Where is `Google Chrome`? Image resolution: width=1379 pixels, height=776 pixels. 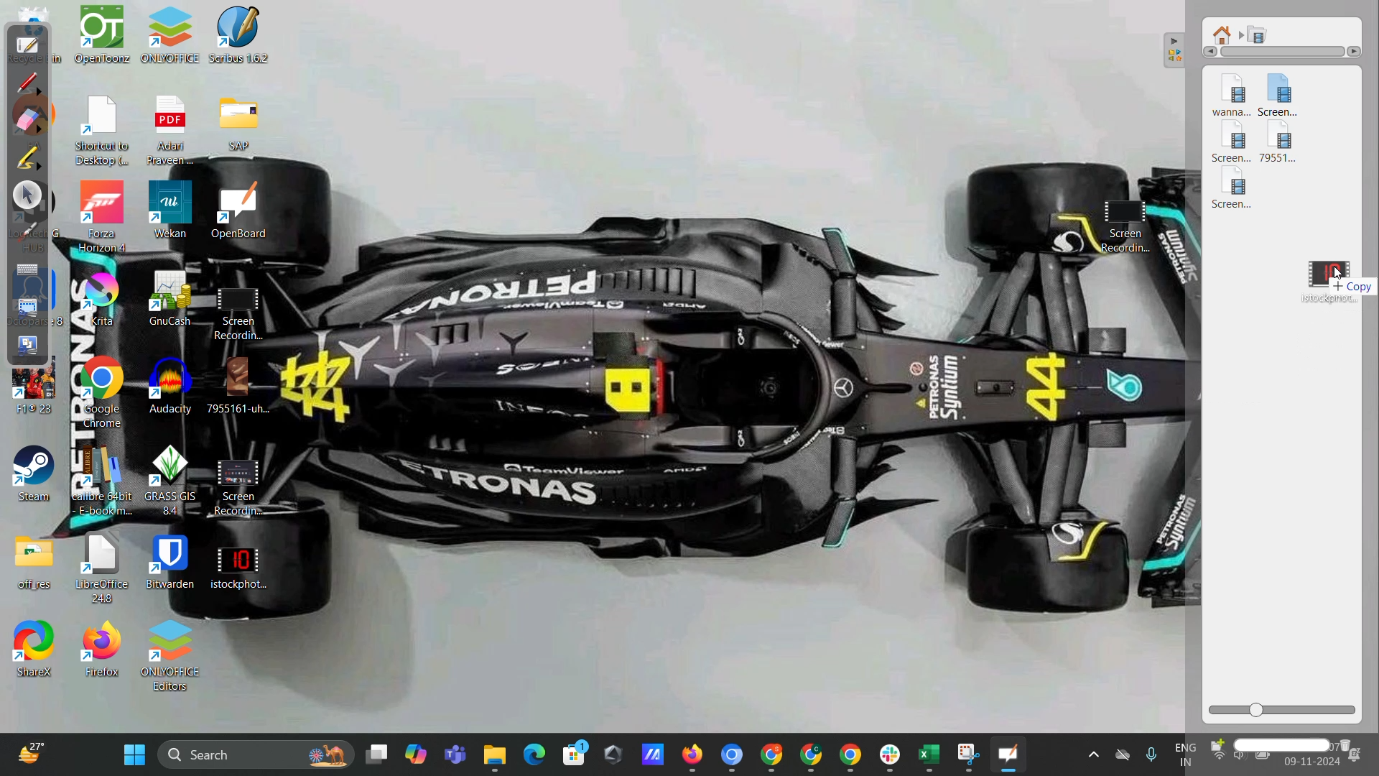 Google Chrome is located at coordinates (106, 392).